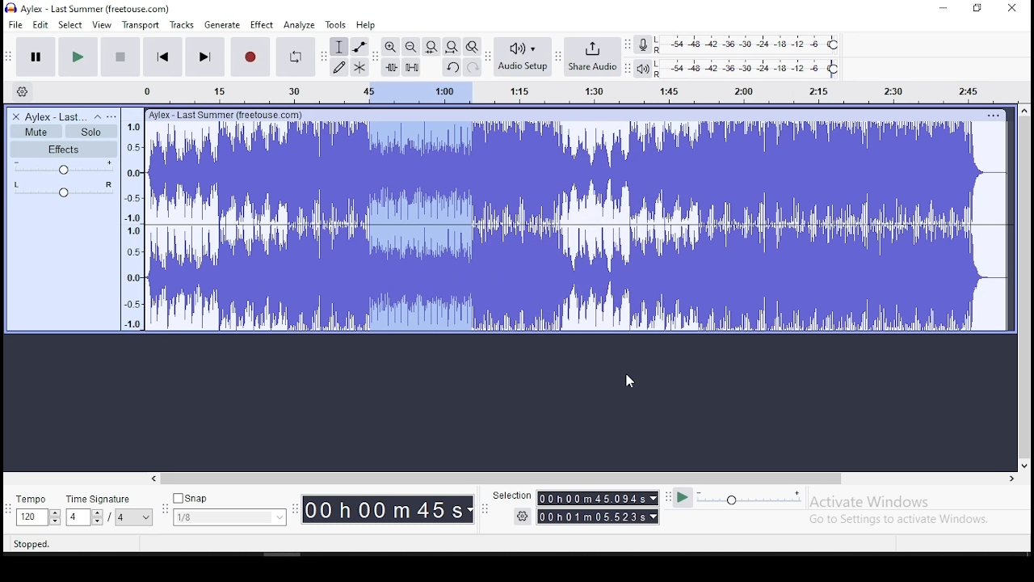  What do you see at coordinates (252, 57) in the screenshot?
I see `record` at bounding box center [252, 57].